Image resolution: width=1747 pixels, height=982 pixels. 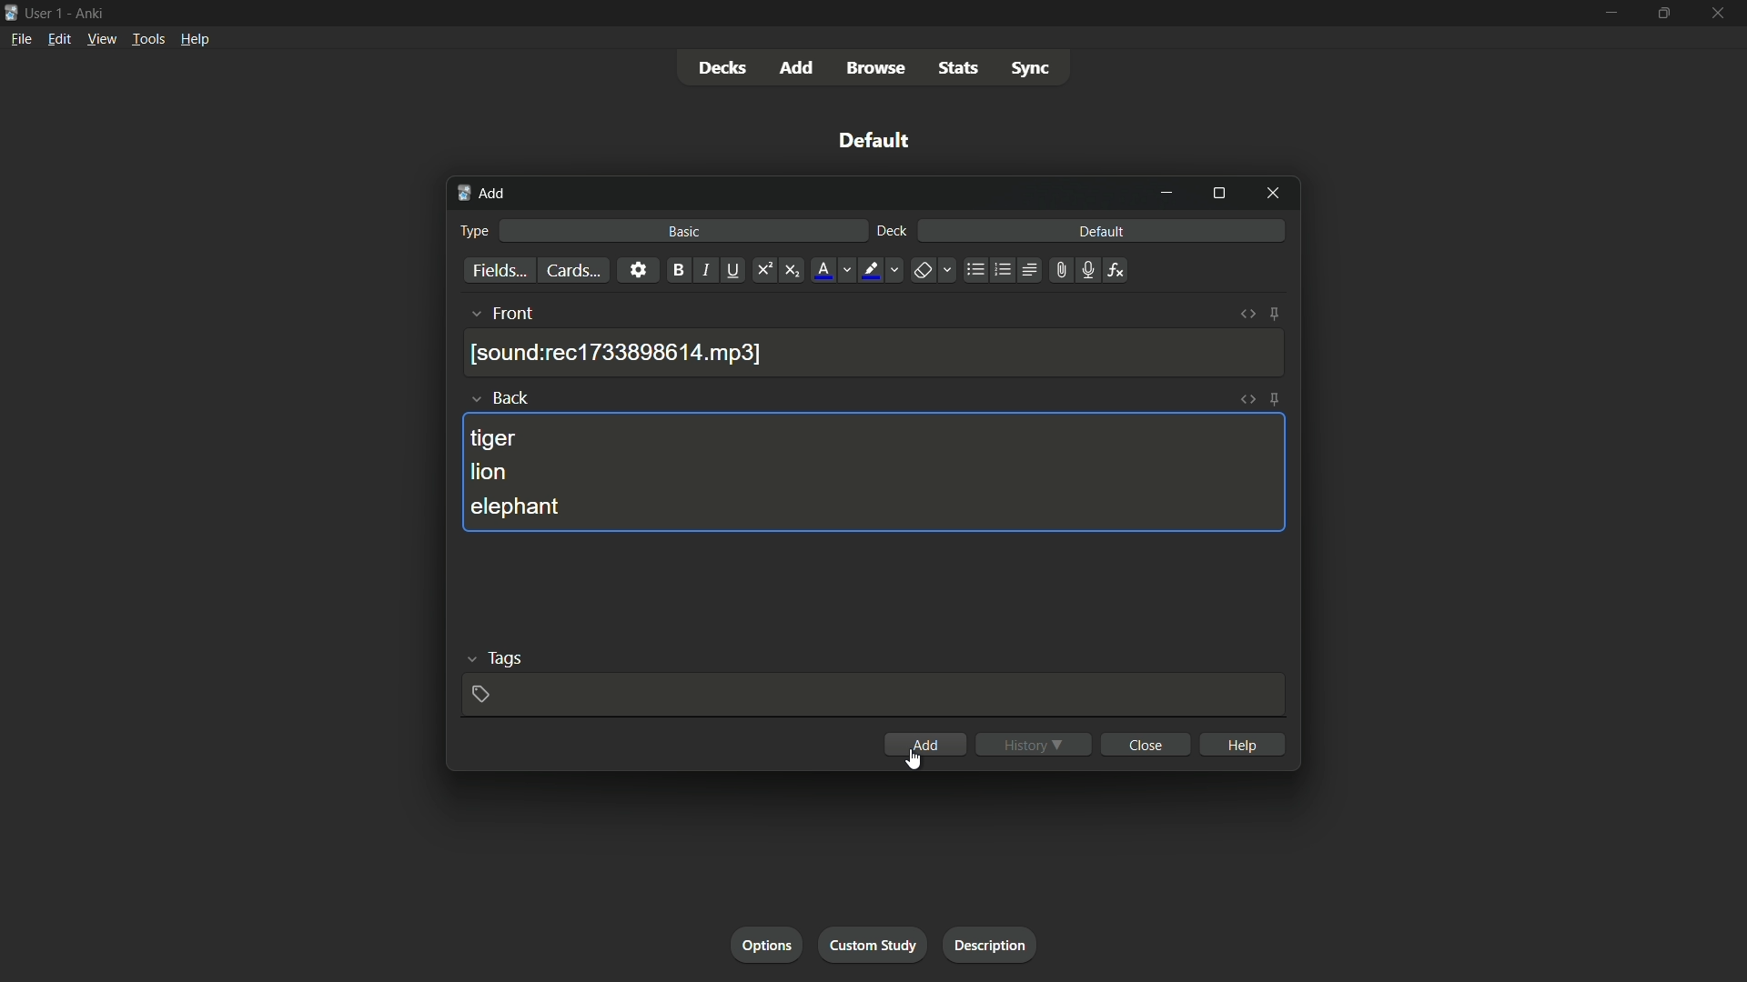 I want to click on superscript, so click(x=763, y=270).